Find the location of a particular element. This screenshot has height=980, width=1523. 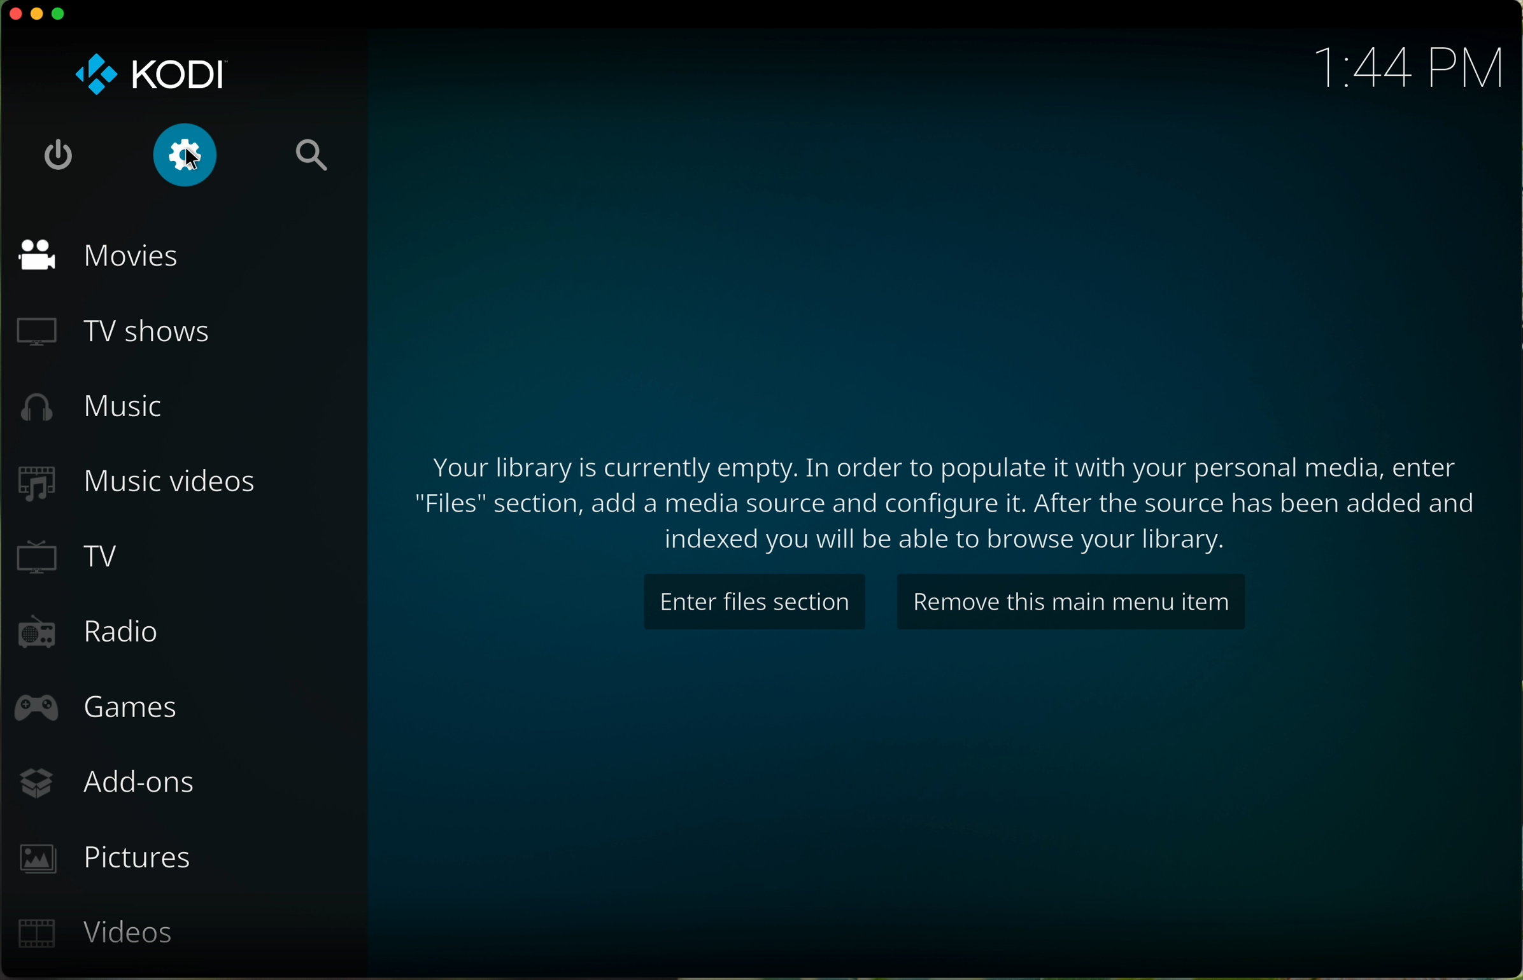

remove this menu item is located at coordinates (1071, 602).